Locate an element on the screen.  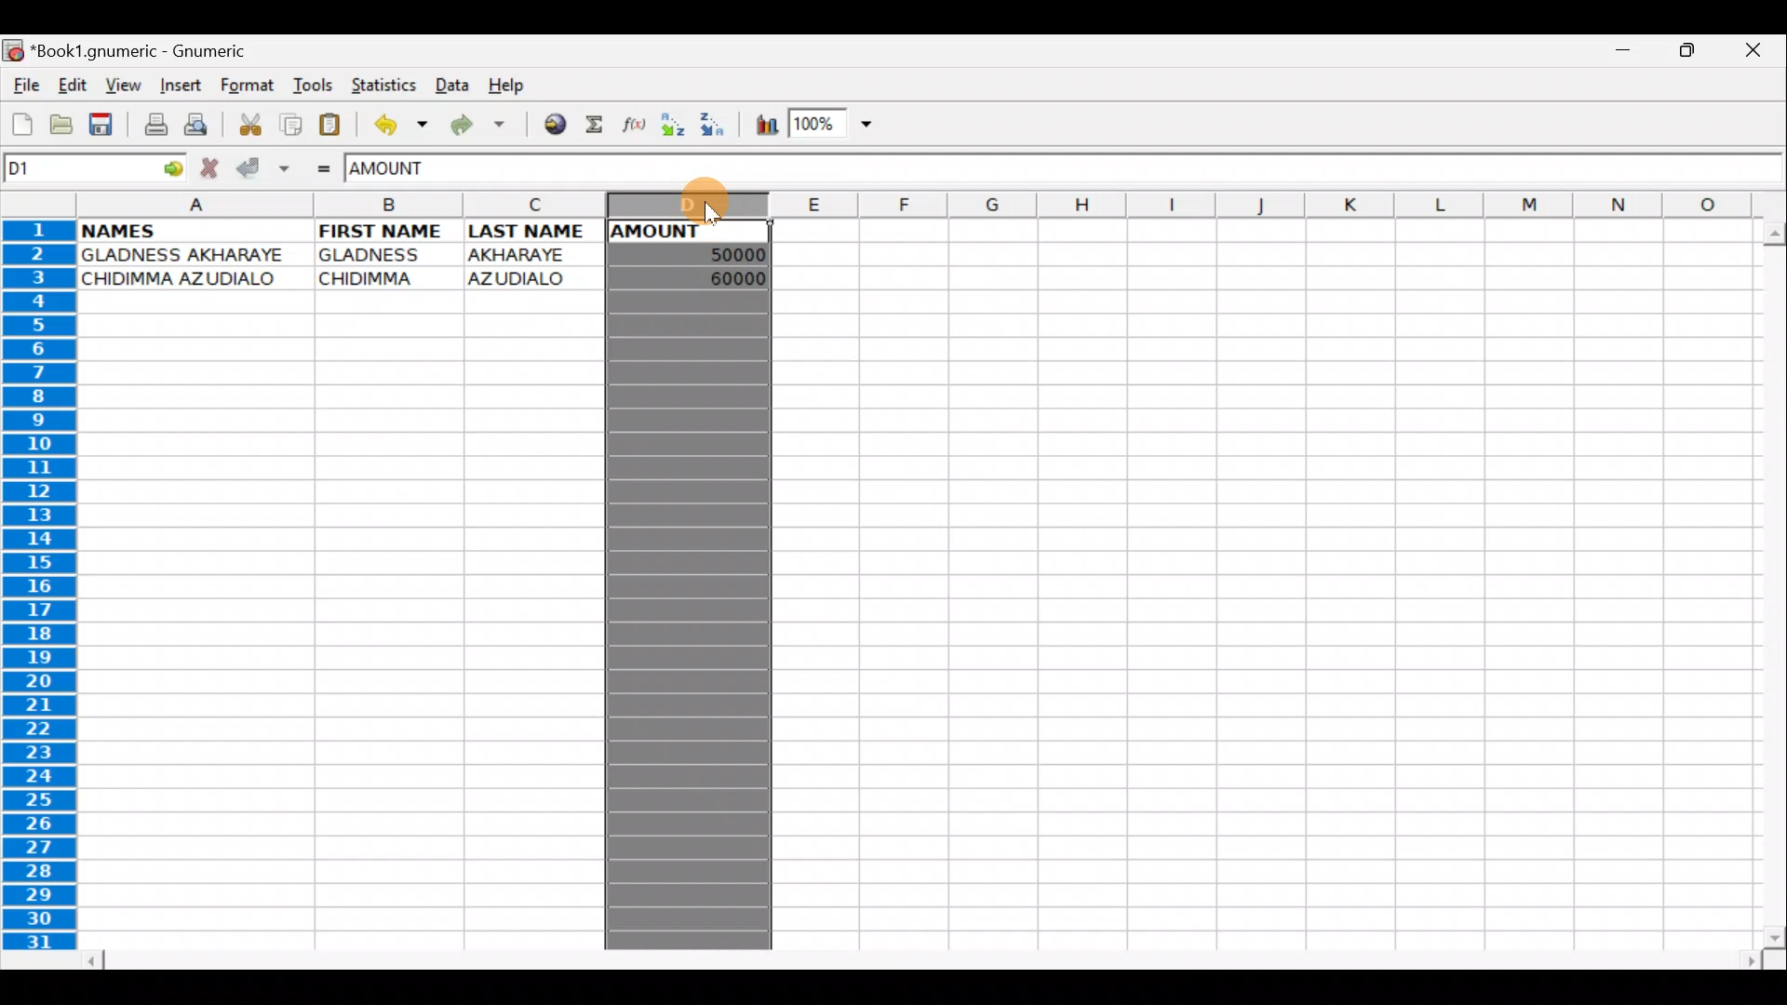
Create new workbook is located at coordinates (20, 125).